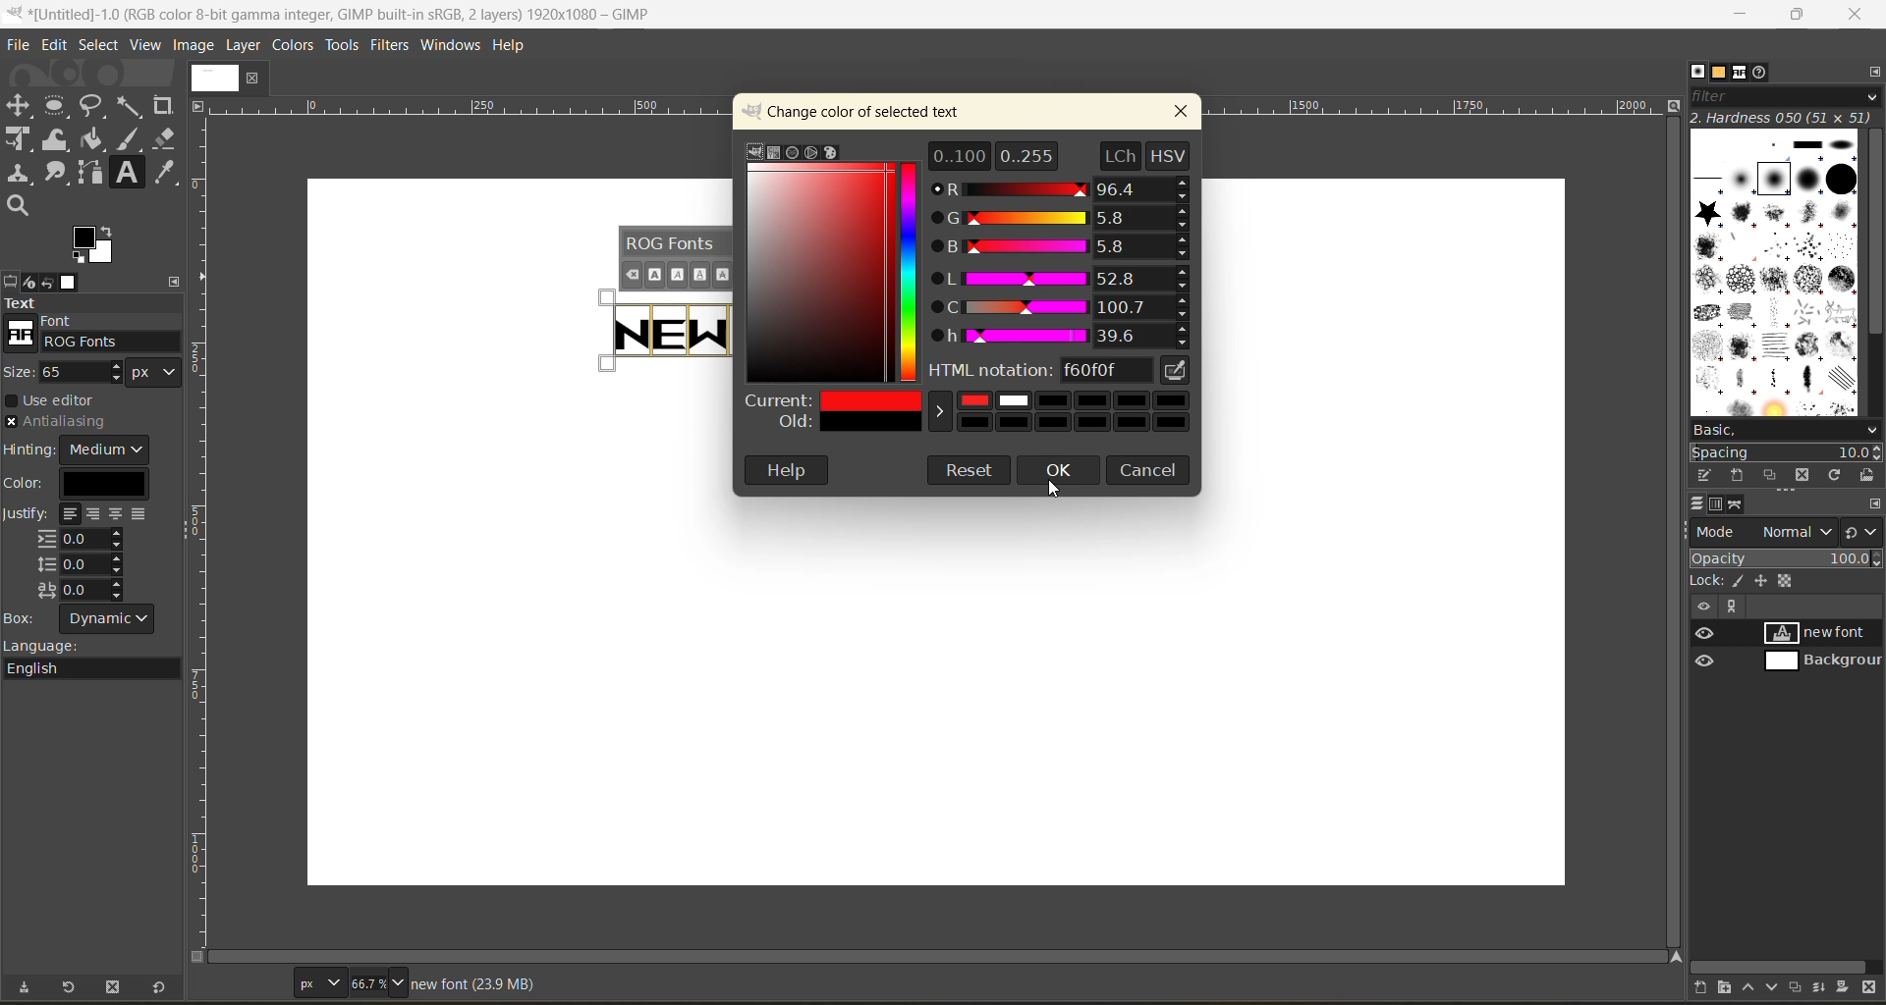  I want to click on raise this layer, so click(1753, 985).